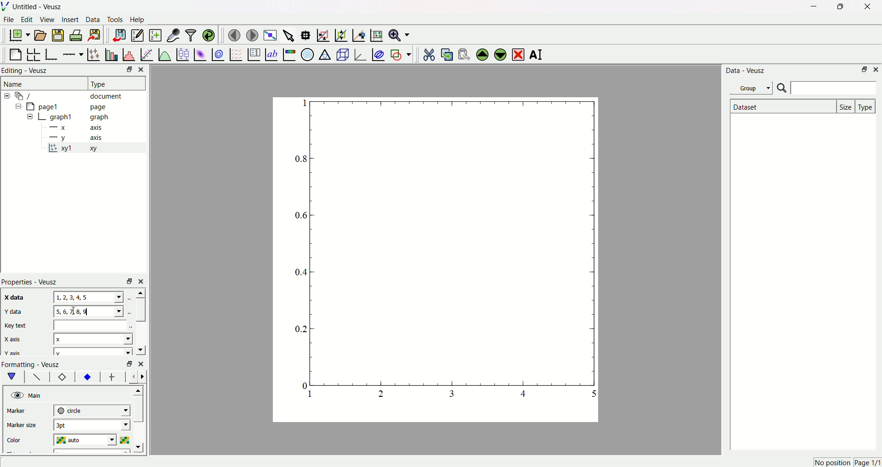 The height and width of the screenshot is (467, 882). I want to click on xy1 xy, so click(79, 149).